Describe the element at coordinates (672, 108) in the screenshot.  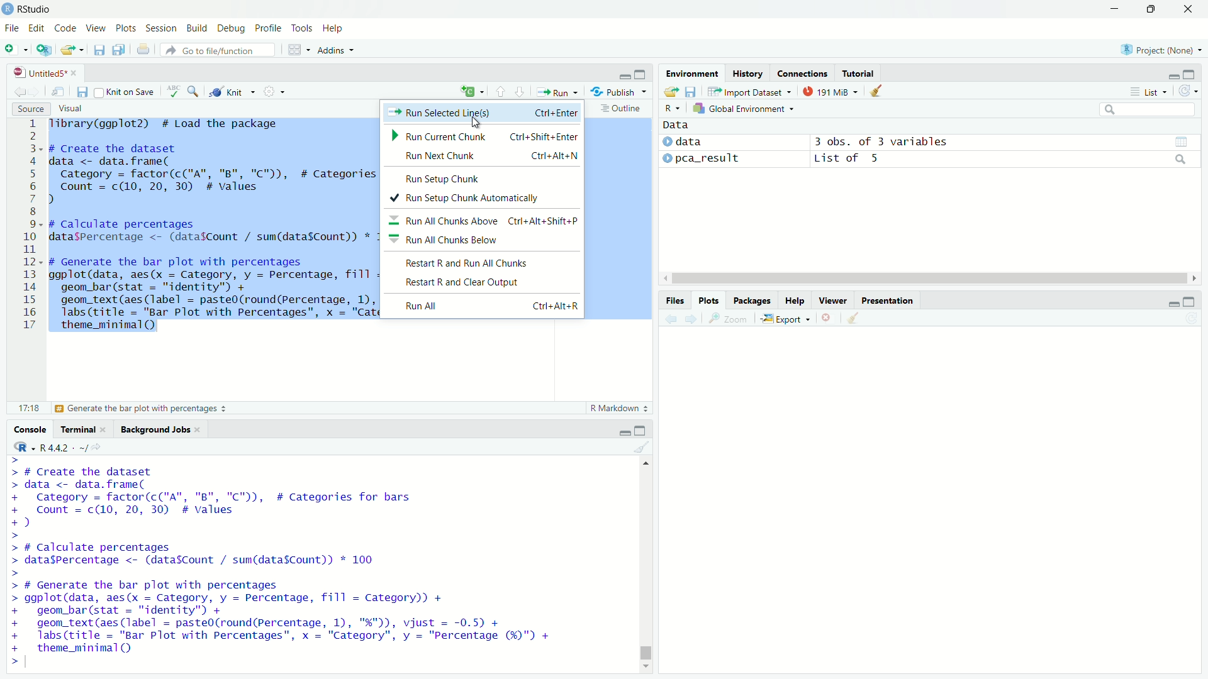
I see `R language` at that location.